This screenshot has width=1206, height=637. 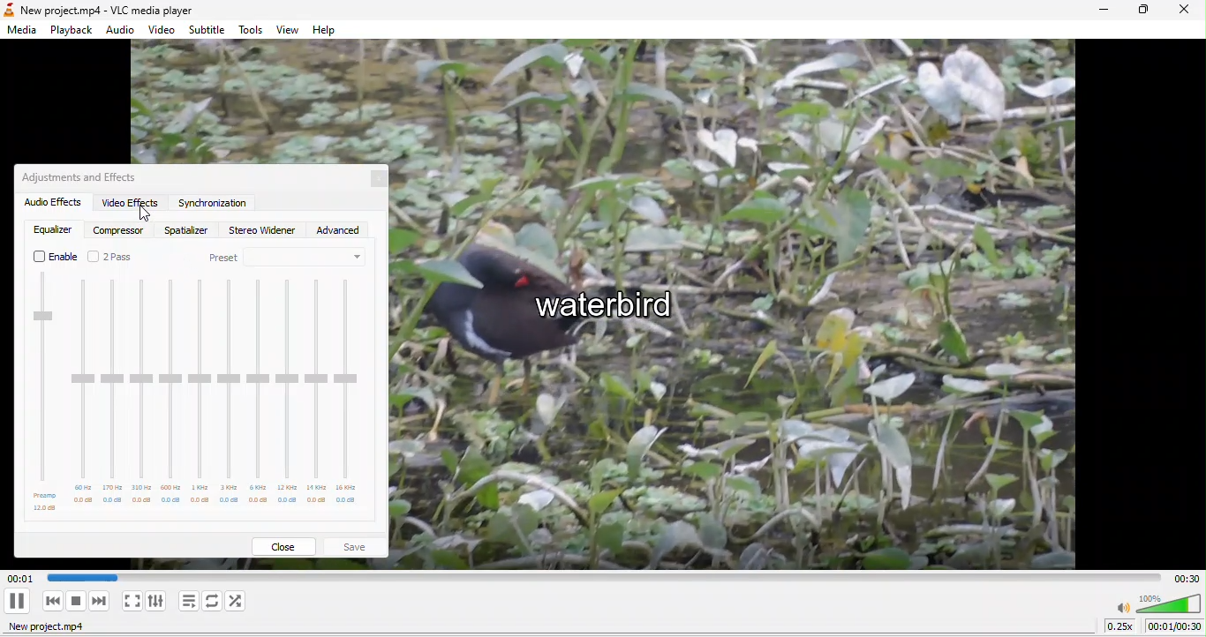 I want to click on 60hz volume bar, so click(x=82, y=392).